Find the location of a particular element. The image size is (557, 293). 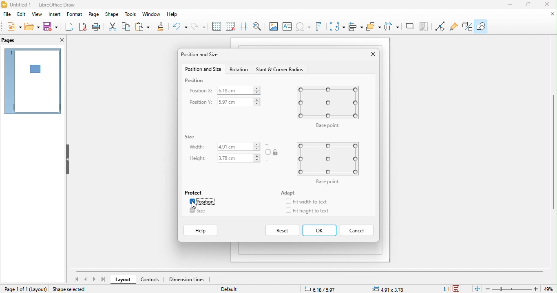

special character is located at coordinates (304, 27).